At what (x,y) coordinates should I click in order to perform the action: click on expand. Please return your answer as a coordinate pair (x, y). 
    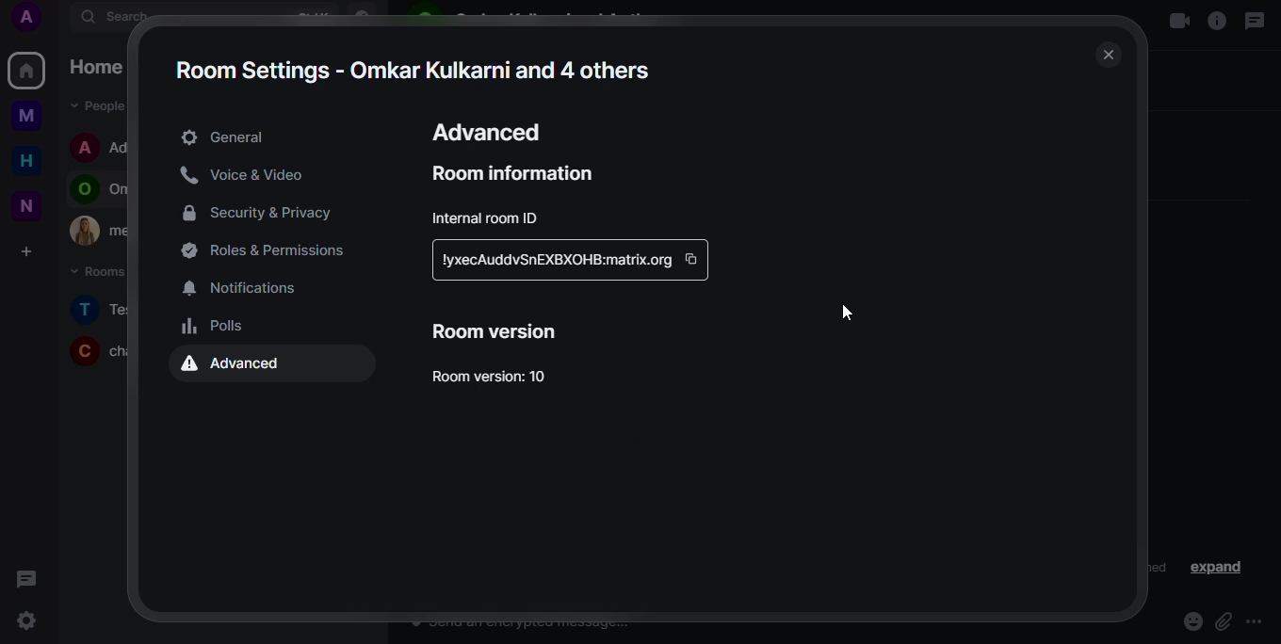
    Looking at the image, I should click on (1212, 568).